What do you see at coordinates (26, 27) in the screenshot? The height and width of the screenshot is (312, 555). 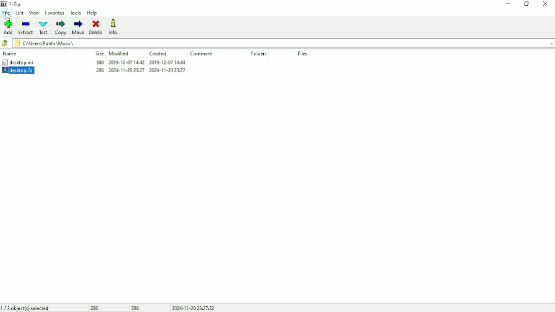 I see `Extract` at bounding box center [26, 27].